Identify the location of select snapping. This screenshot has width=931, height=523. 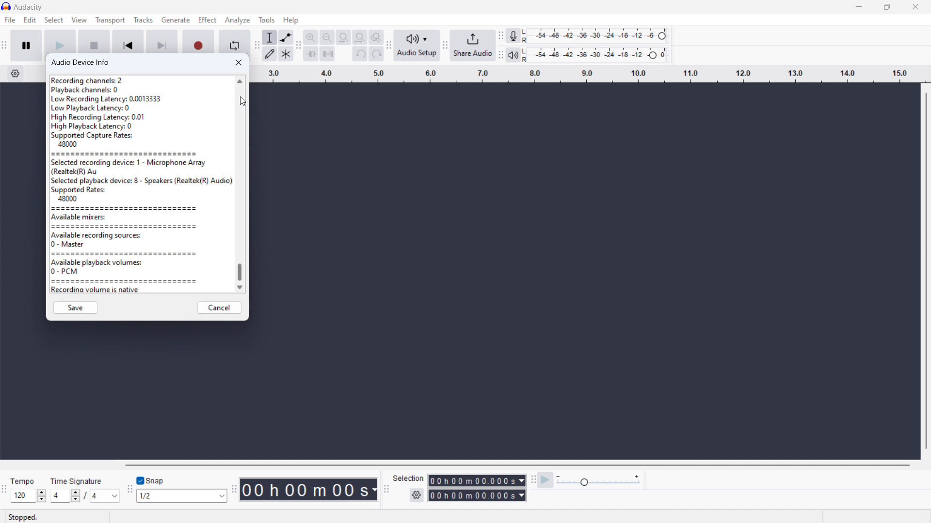
(182, 496).